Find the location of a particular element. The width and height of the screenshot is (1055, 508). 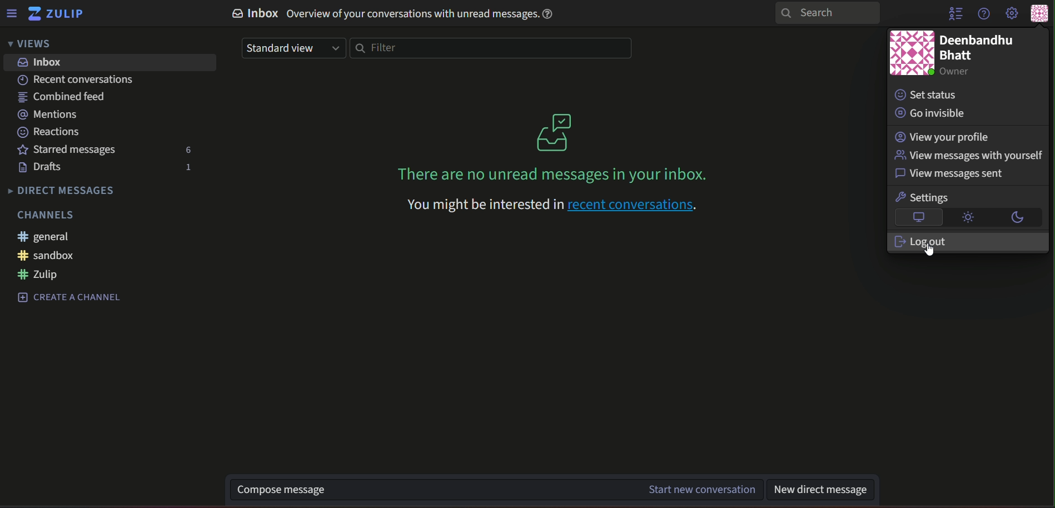

text is located at coordinates (553, 194).